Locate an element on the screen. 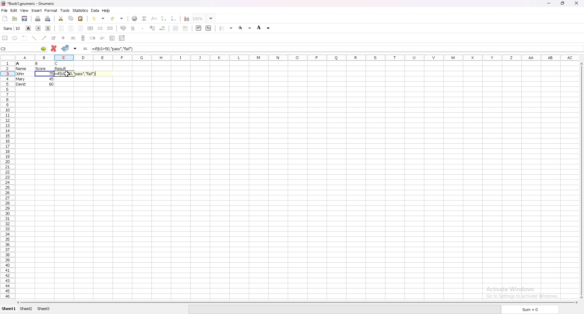 Image resolution: width=584 pixels, height=314 pixels. italic is located at coordinates (39, 28).